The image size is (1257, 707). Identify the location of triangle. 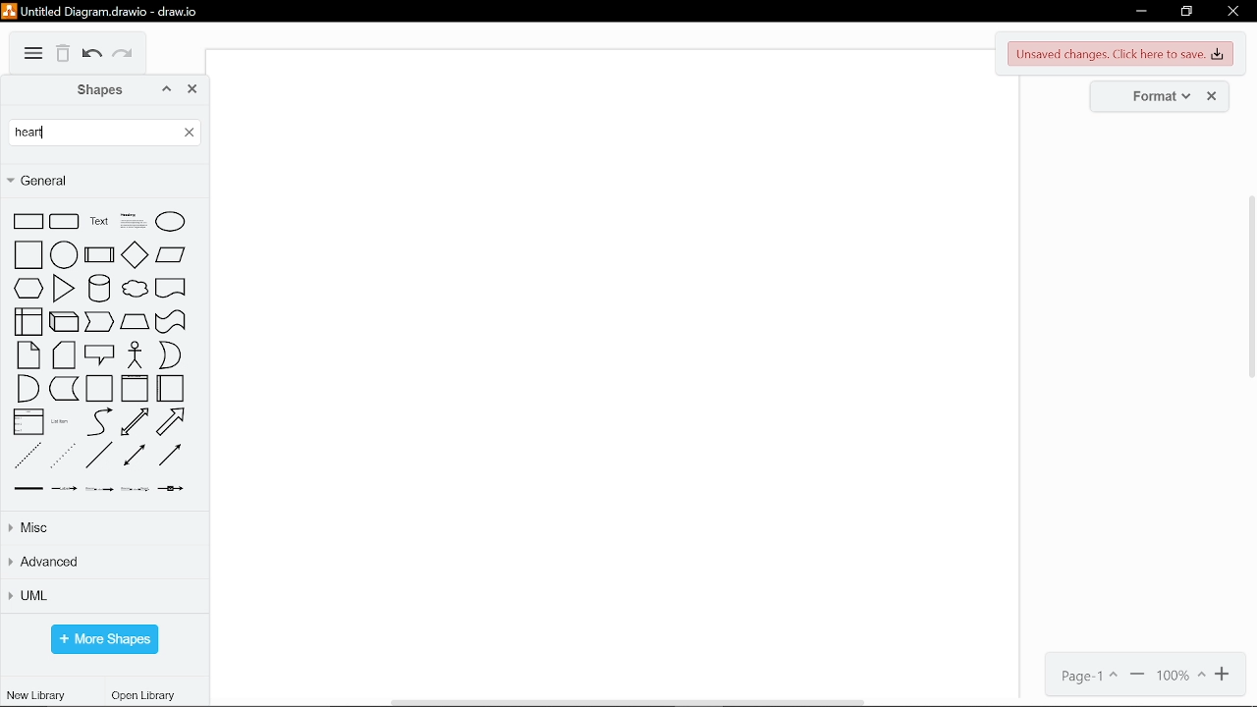
(63, 290).